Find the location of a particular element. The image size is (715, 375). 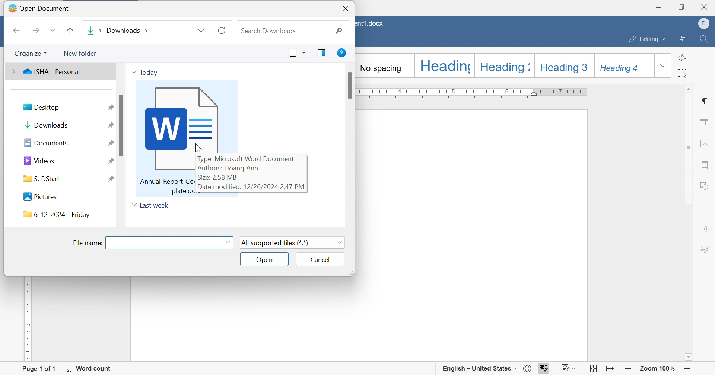

text art settings is located at coordinates (706, 230).